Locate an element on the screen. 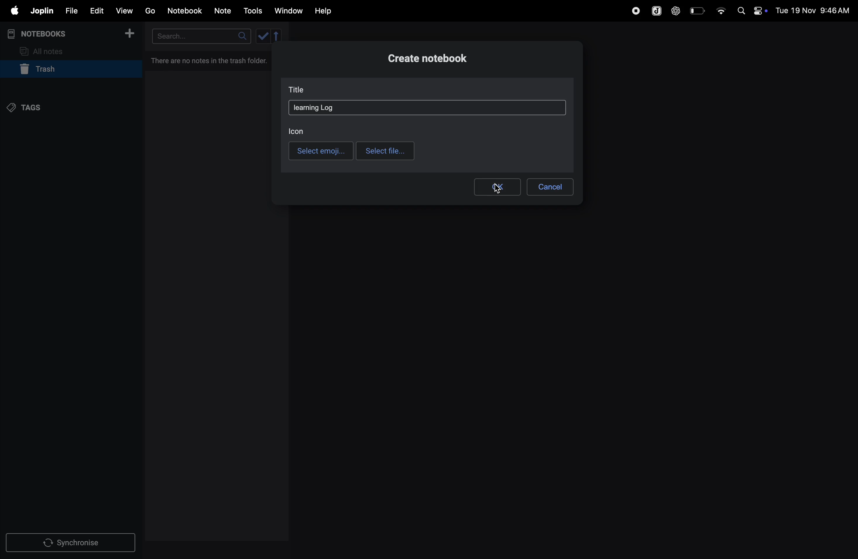 This screenshot has width=858, height=559. go is located at coordinates (149, 10).